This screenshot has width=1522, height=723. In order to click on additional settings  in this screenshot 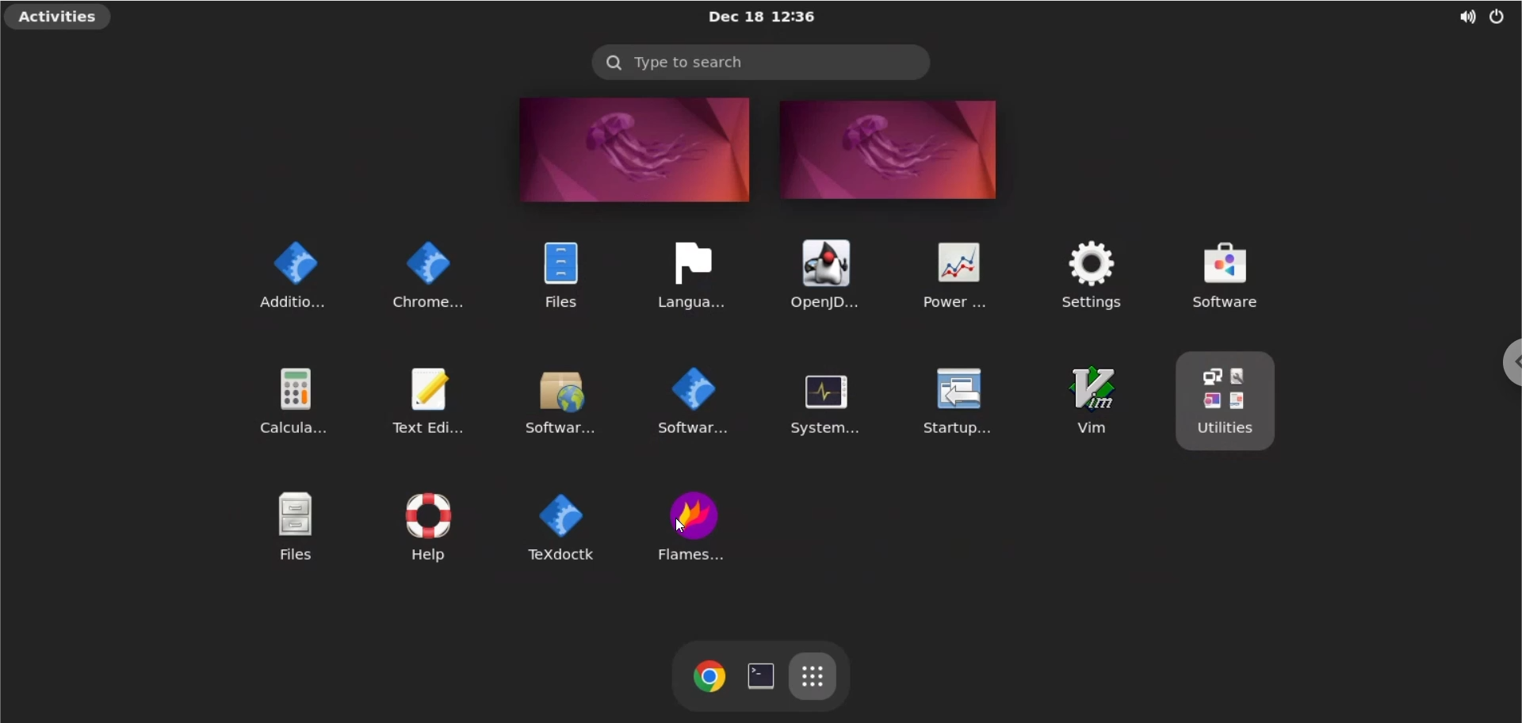, I will do `click(283, 272)`.